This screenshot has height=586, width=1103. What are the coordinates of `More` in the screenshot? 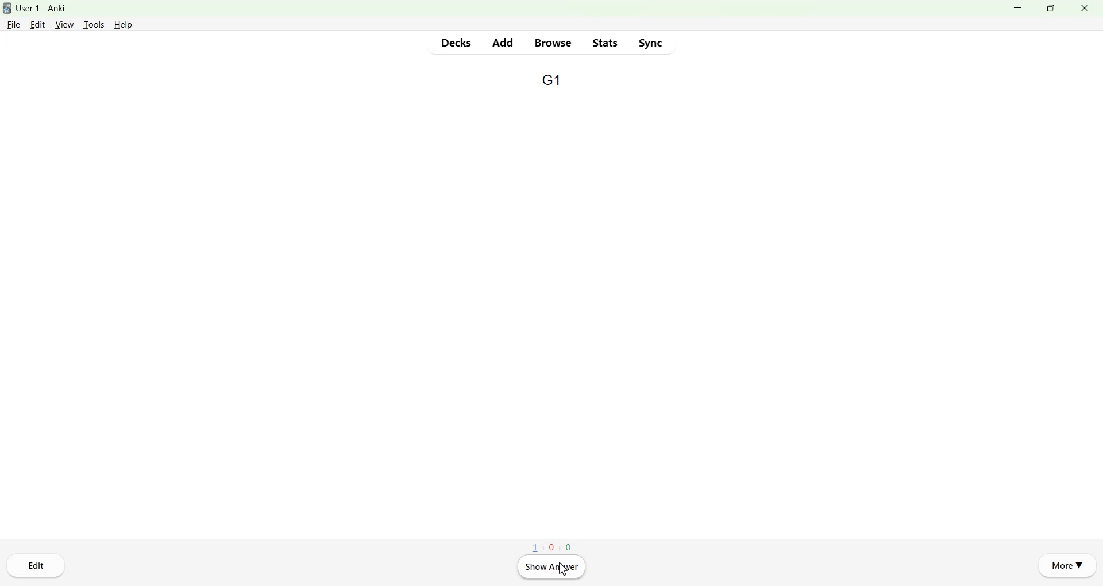 It's located at (1067, 564).